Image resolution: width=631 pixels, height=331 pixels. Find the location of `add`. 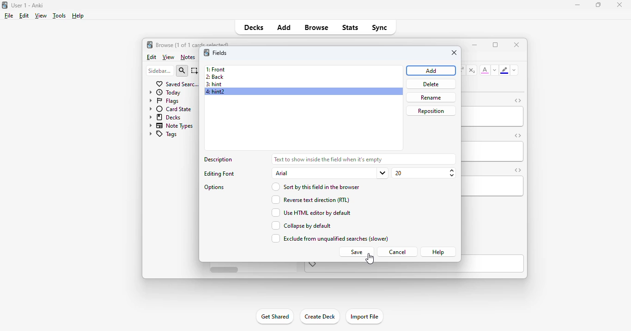

add is located at coordinates (432, 71).